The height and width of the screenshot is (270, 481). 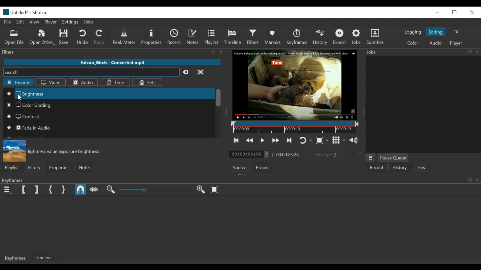 I want to click on Properties, so click(x=152, y=37).